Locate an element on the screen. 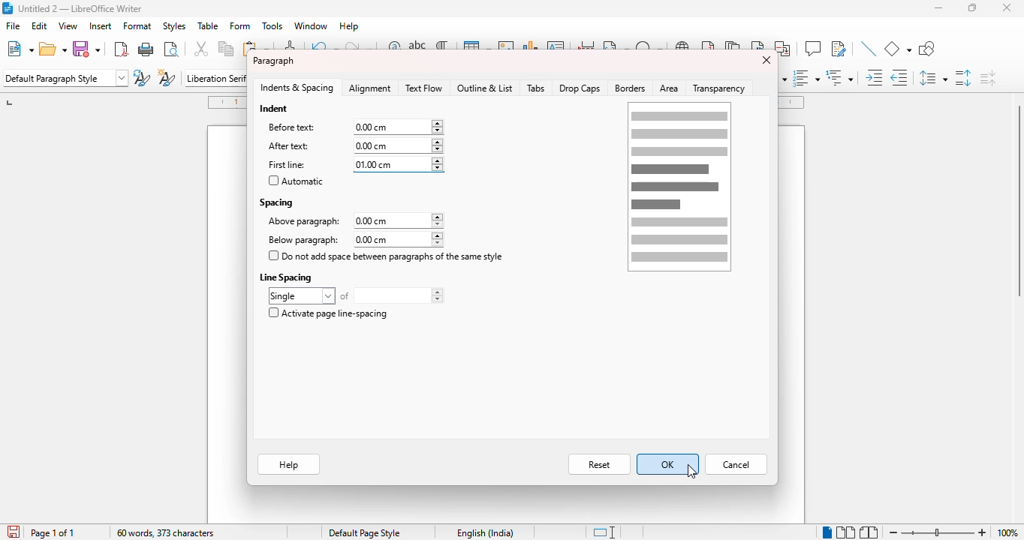 This screenshot has height=540, width=1024. before text: 0.00 cm is located at coordinates (354, 127).